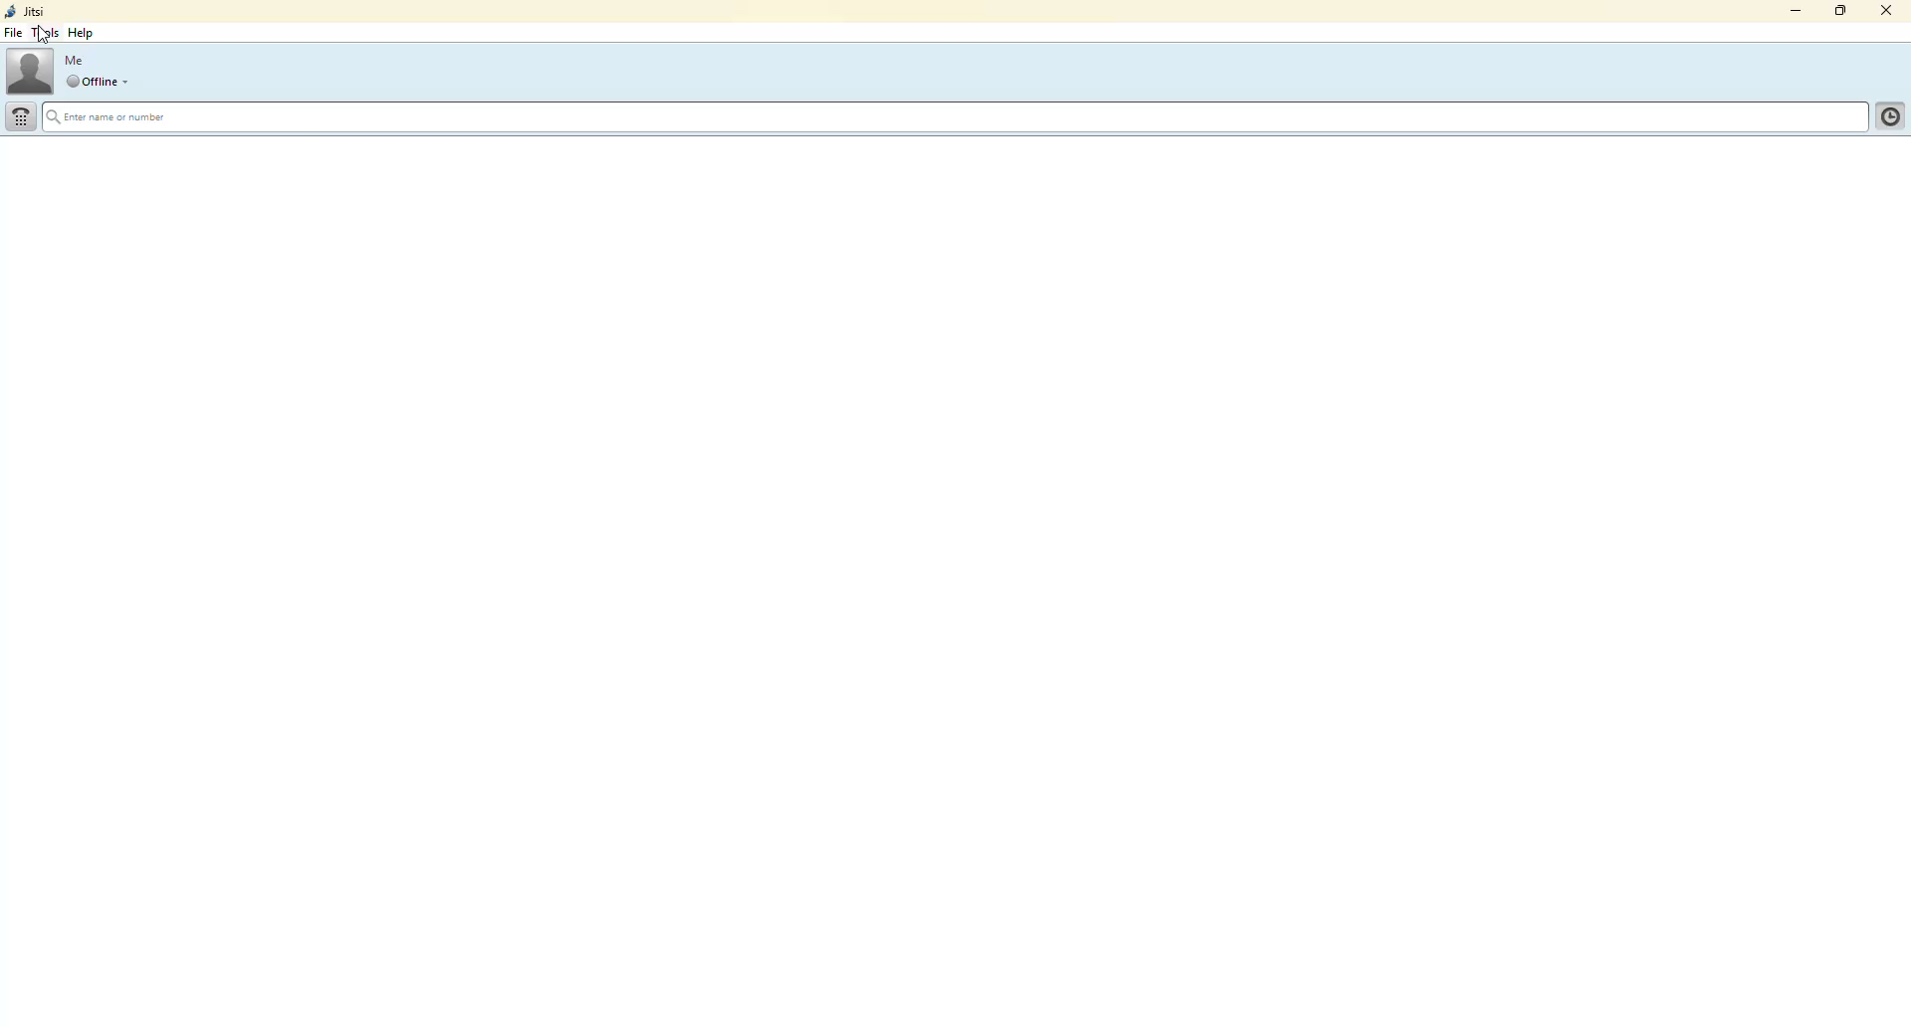 This screenshot has width=1911, height=1027. Describe the element at coordinates (1885, 119) in the screenshot. I see `contact list` at that location.